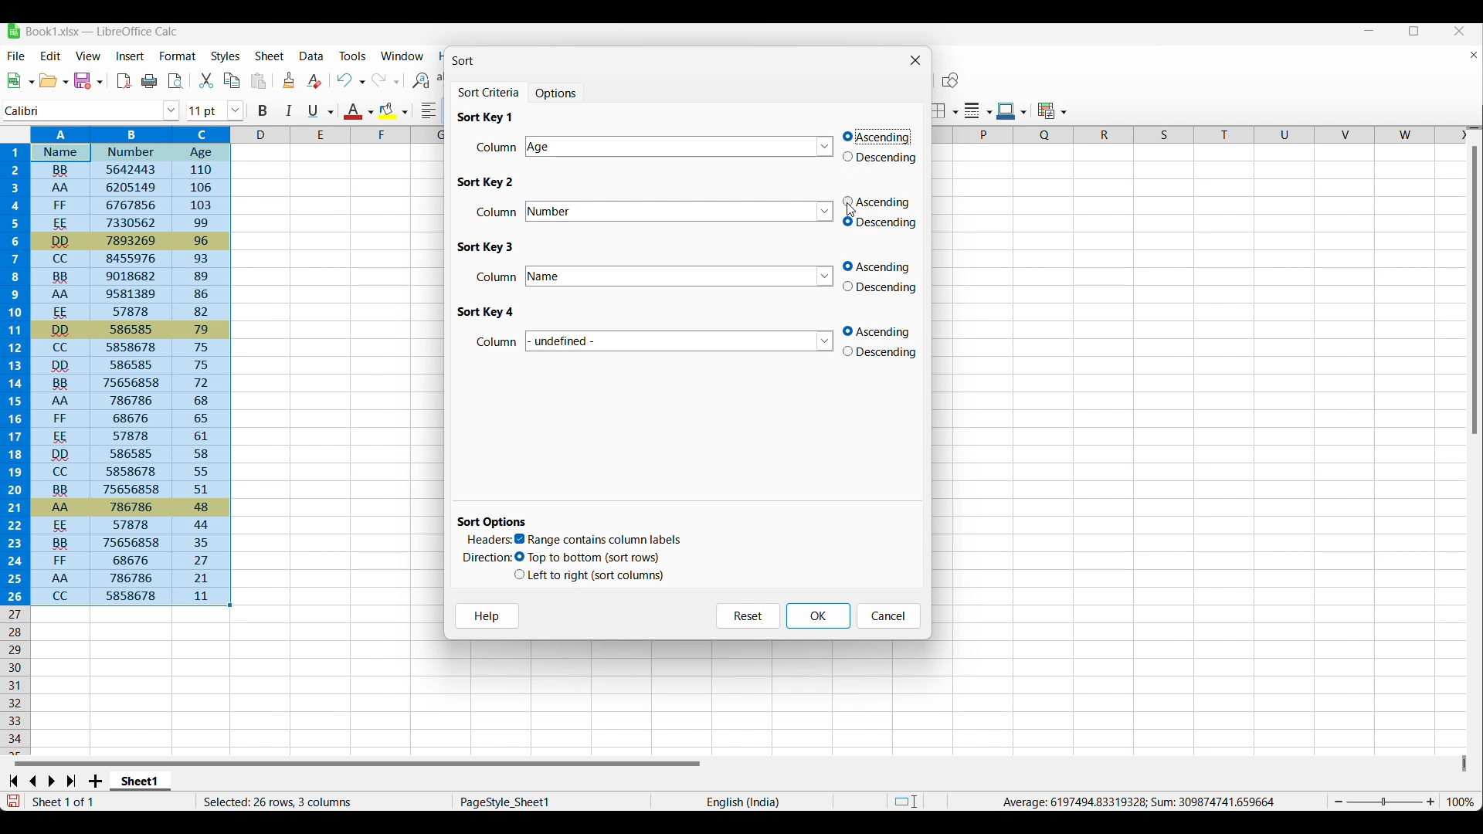 The height and width of the screenshot is (834, 1483). Describe the element at coordinates (386, 80) in the screenshot. I see `Redo and redo options` at that location.